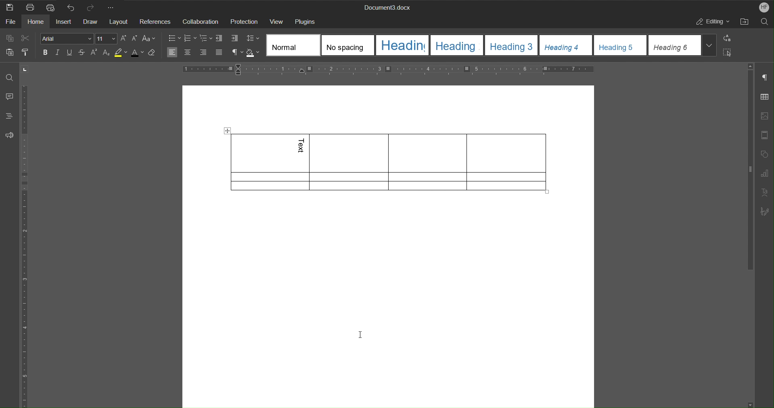 The image size is (774, 408). I want to click on Text Case Settings, so click(149, 39).